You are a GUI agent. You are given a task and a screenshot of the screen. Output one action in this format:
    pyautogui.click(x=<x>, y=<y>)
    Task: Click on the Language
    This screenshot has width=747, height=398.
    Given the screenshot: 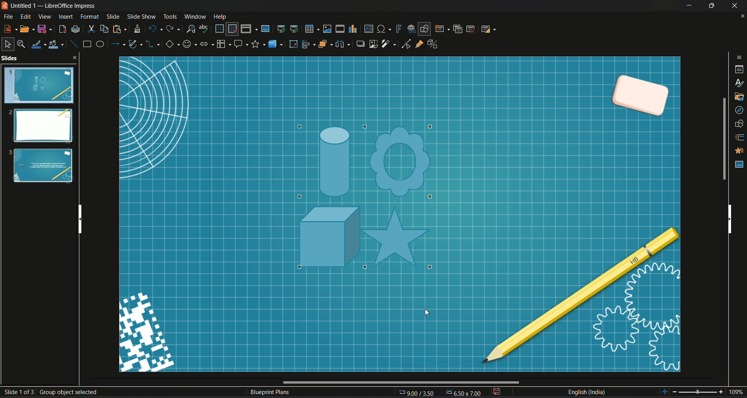 What is the action you would take?
    pyautogui.click(x=586, y=392)
    